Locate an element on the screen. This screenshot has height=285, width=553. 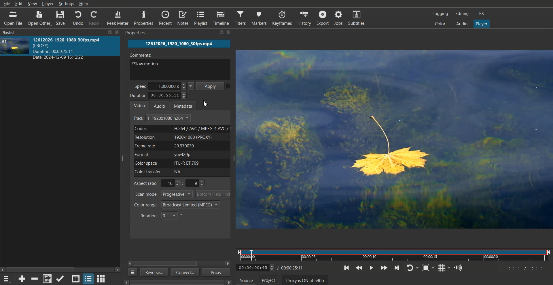
Help is located at coordinates (84, 4).